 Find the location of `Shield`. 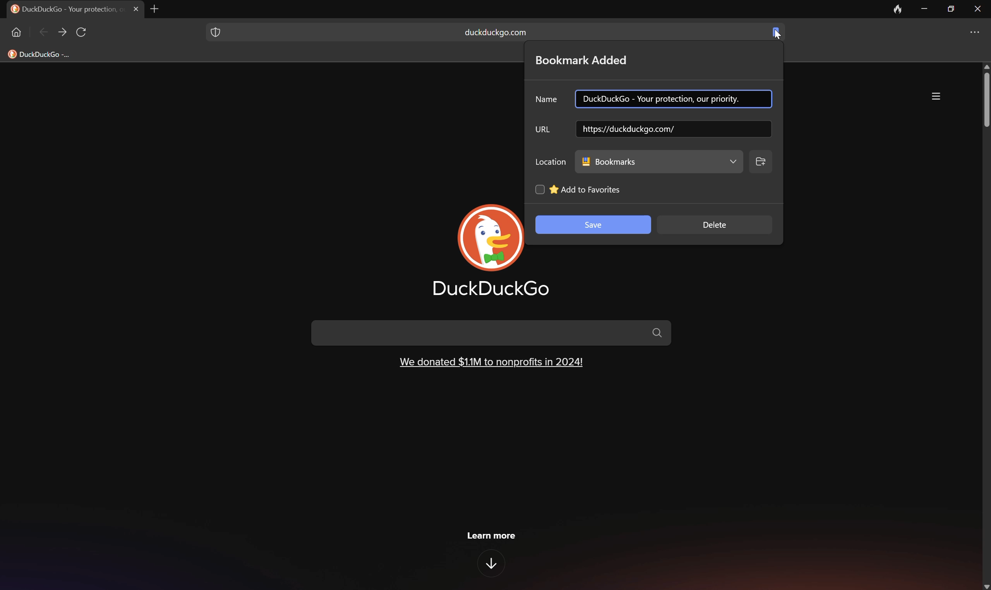

Shield is located at coordinates (215, 31).